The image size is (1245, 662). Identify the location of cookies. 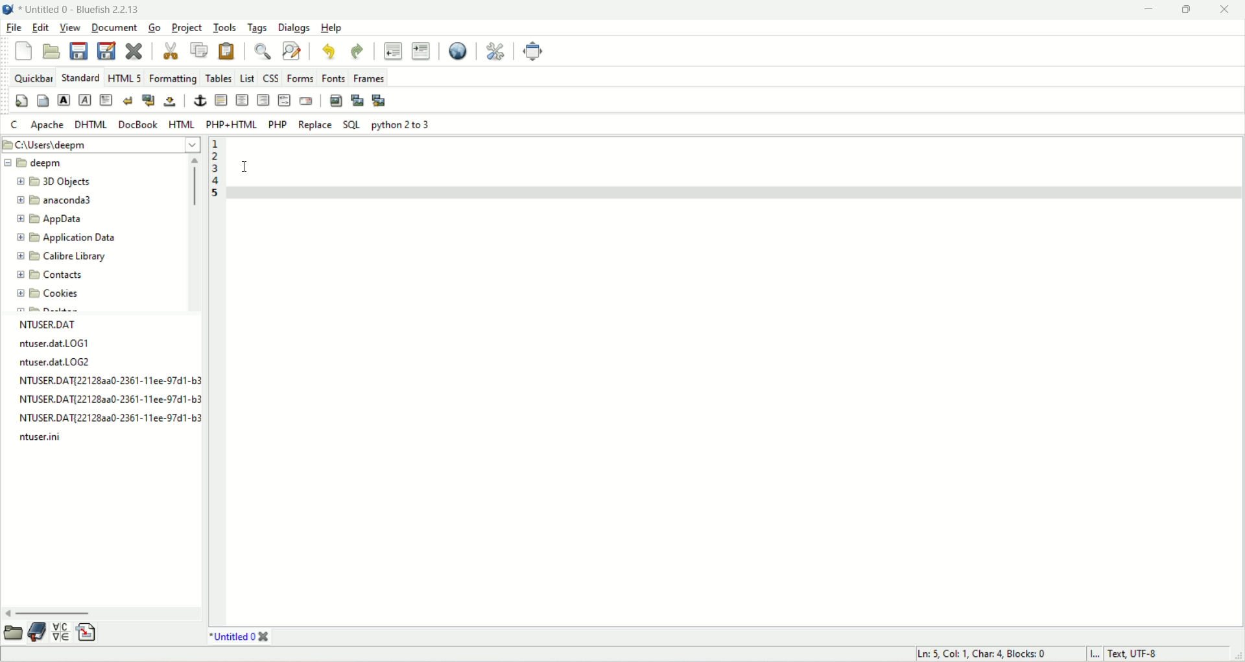
(47, 292).